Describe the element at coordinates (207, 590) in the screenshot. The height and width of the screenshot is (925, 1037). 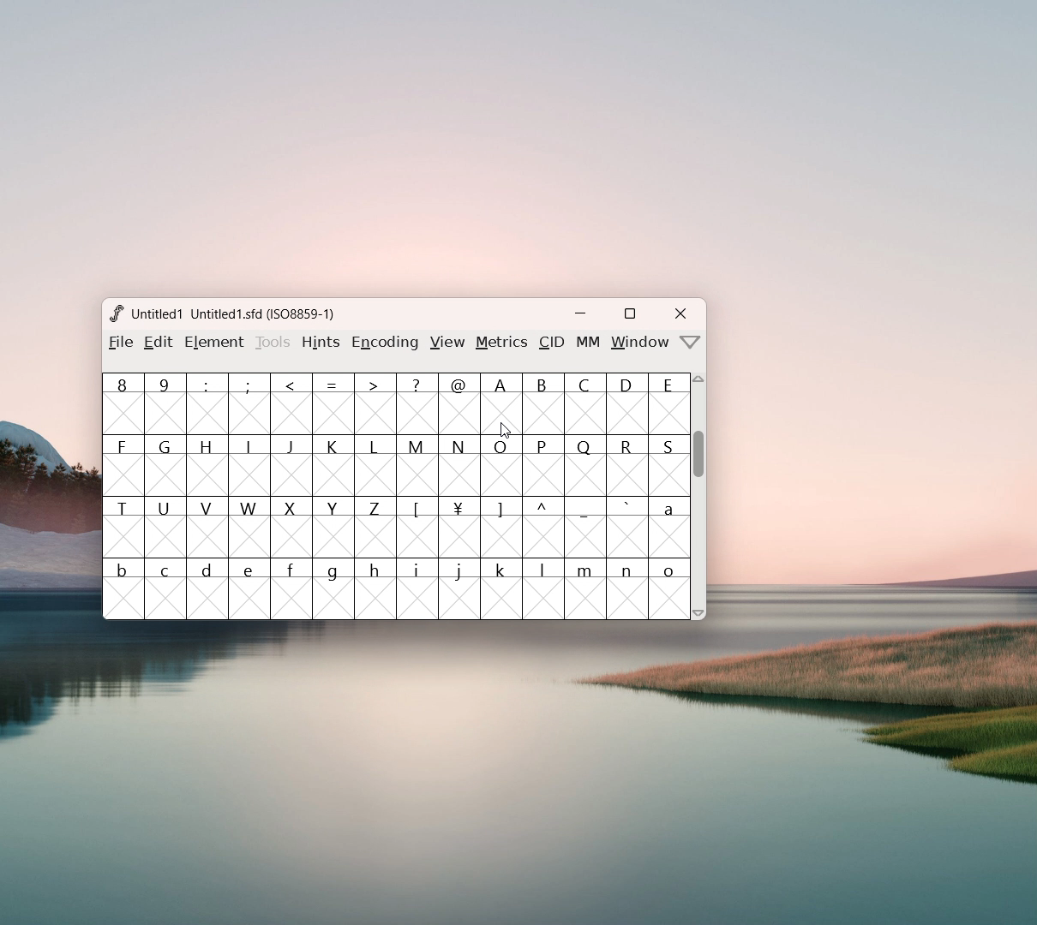
I see `d` at that location.